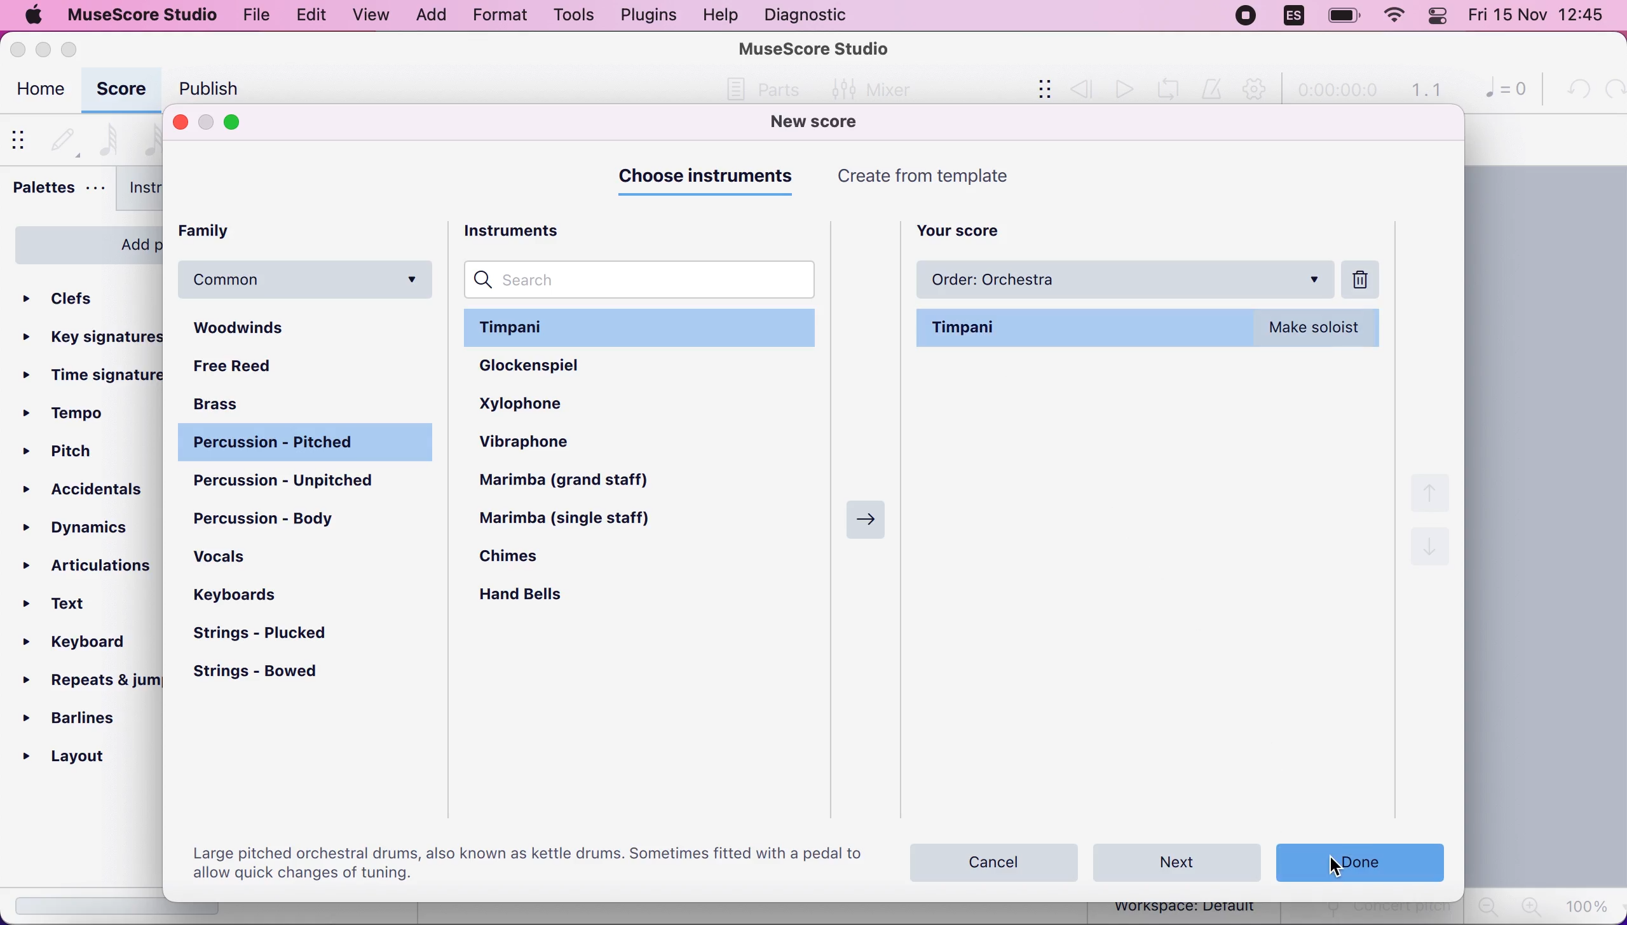 The width and height of the screenshot is (1627, 925). Describe the element at coordinates (1426, 90) in the screenshot. I see `1.1 time` at that location.